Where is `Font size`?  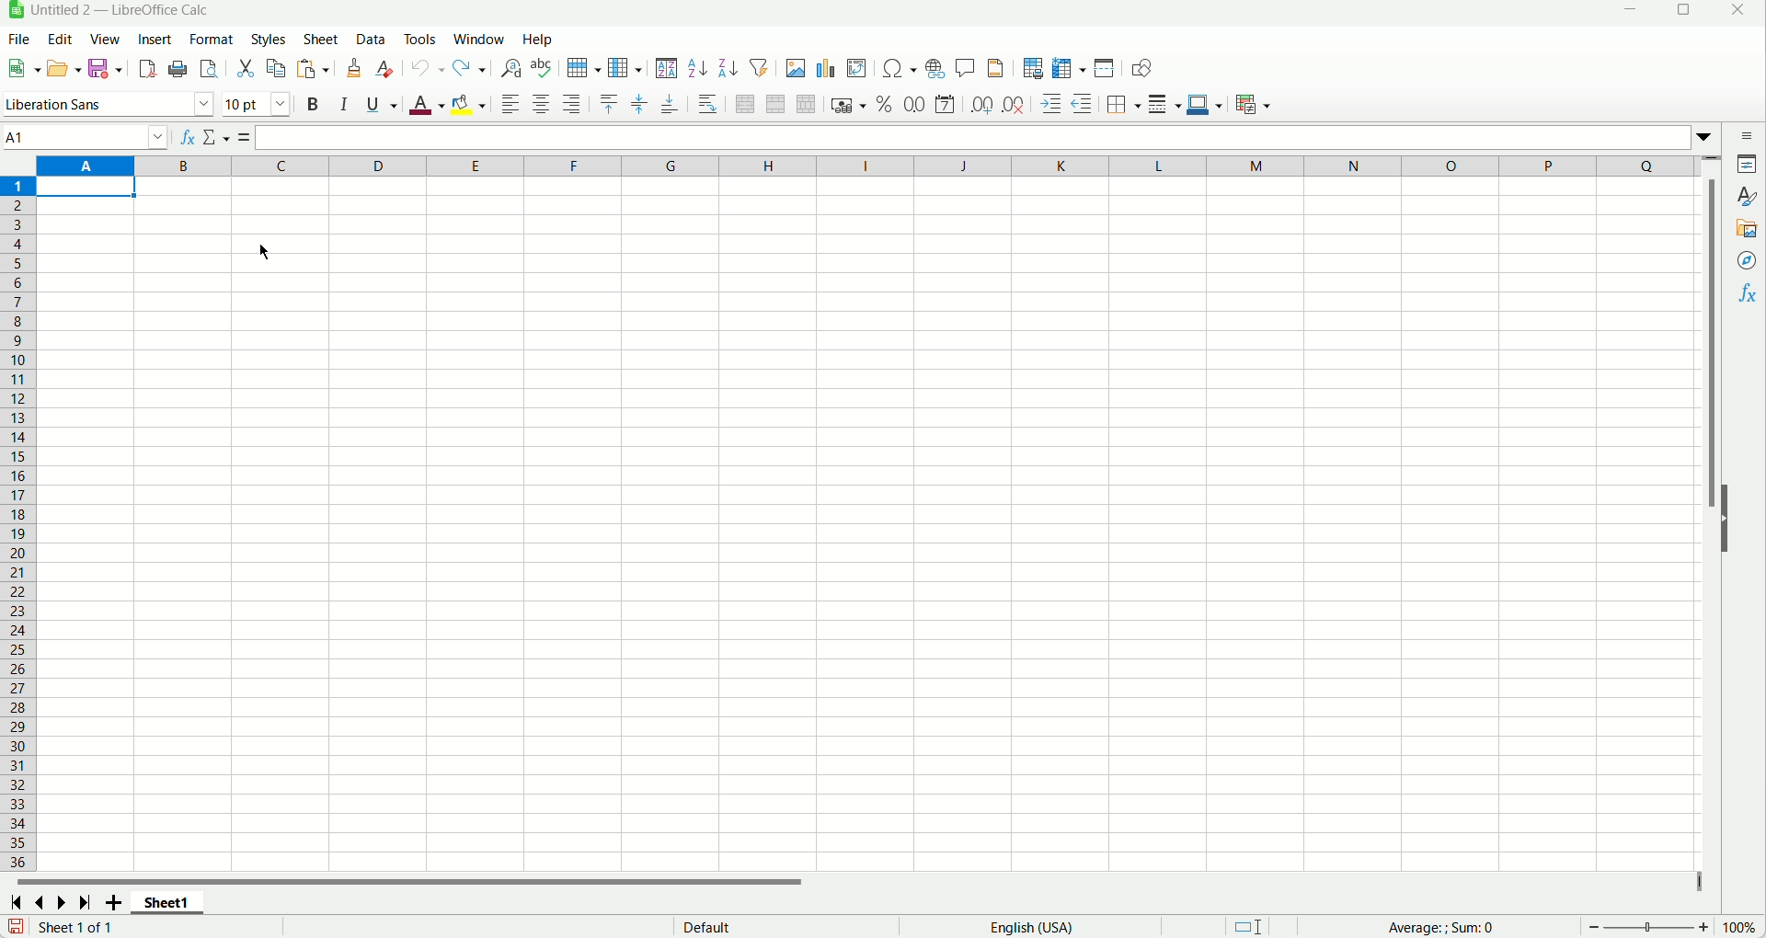 Font size is located at coordinates (258, 104).